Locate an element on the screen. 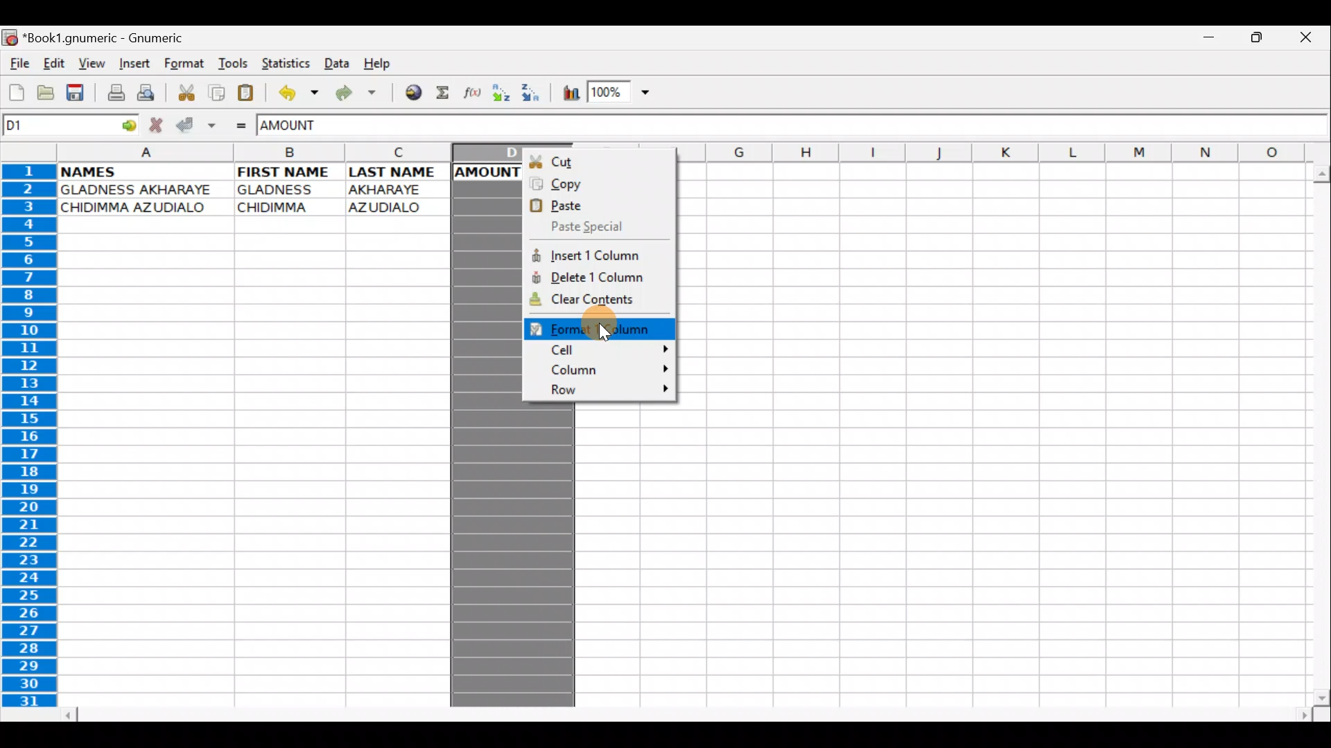 The height and width of the screenshot is (748, 1331). Cells is located at coordinates (986, 430).